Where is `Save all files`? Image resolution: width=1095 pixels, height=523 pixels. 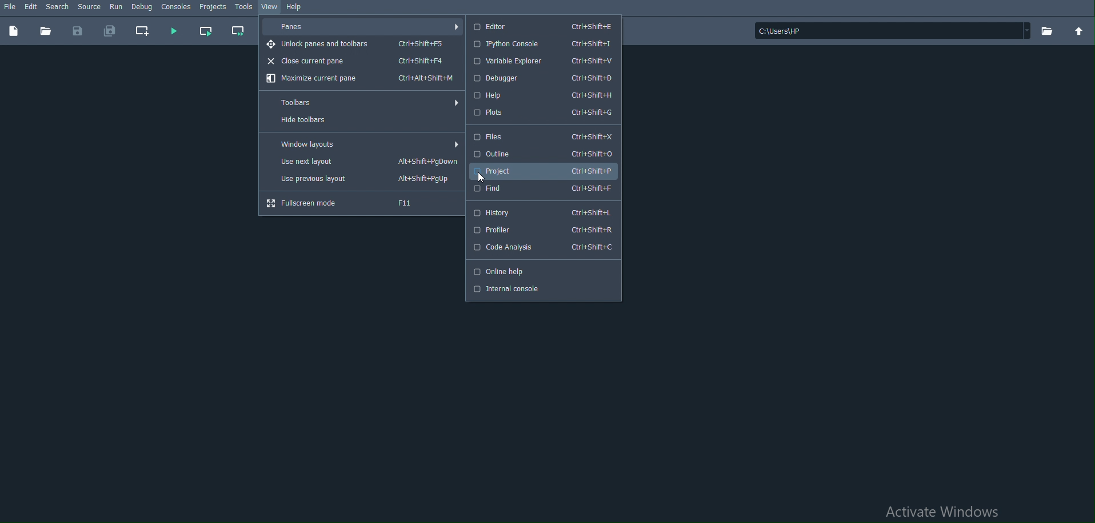 Save all files is located at coordinates (110, 31).